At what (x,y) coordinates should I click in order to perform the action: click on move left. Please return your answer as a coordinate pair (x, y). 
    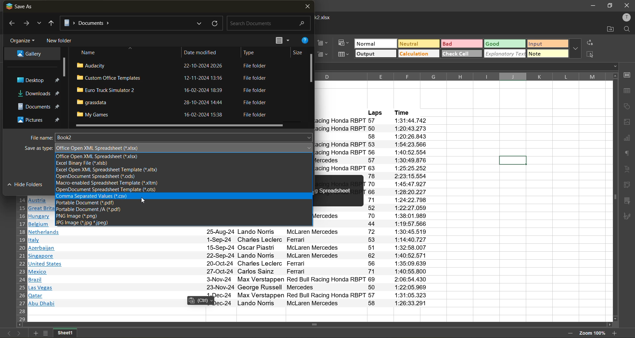
    Looking at the image, I should click on (20, 325).